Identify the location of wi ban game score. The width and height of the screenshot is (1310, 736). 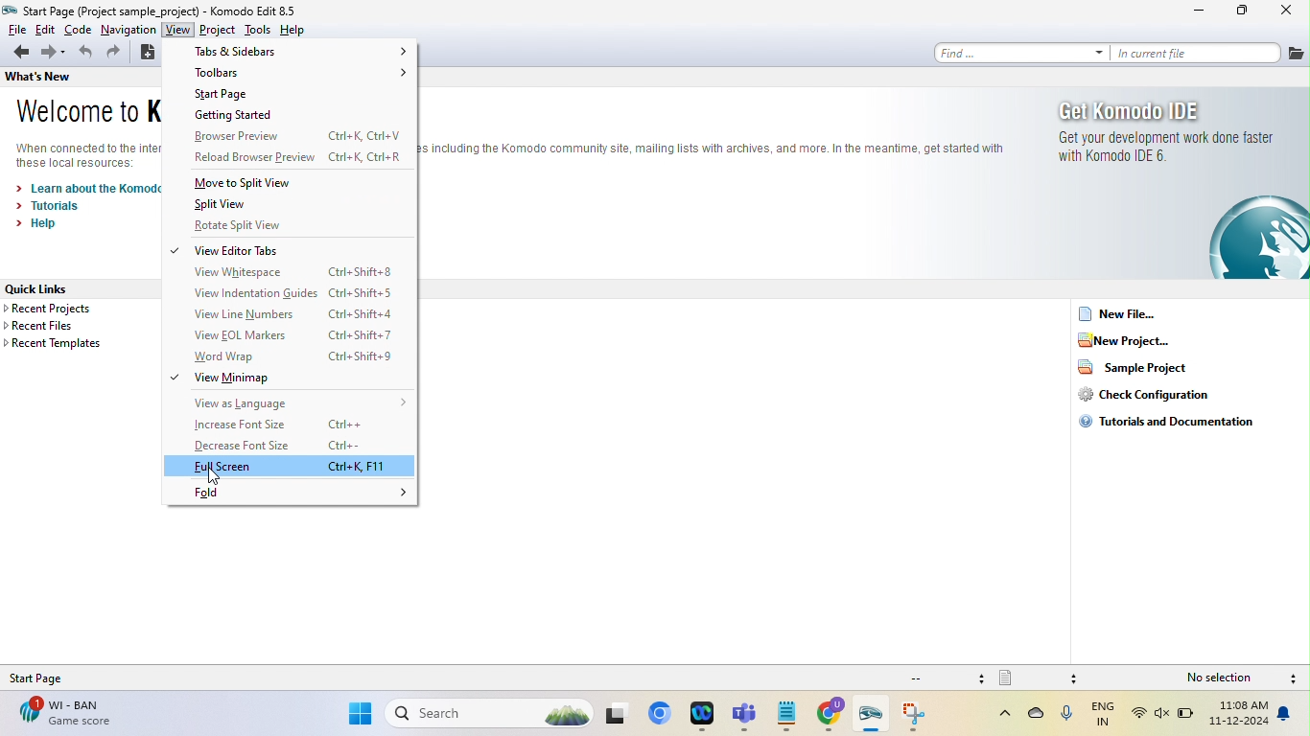
(62, 713).